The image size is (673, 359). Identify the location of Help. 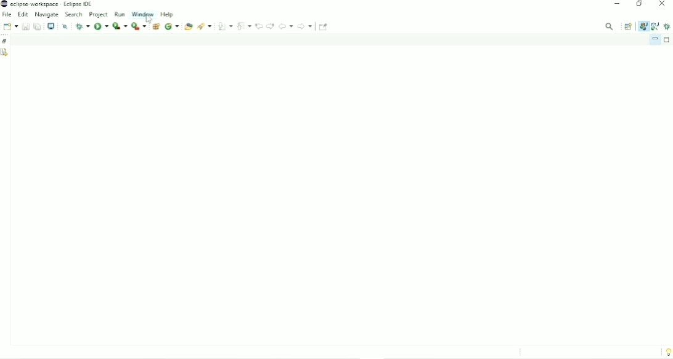
(167, 14).